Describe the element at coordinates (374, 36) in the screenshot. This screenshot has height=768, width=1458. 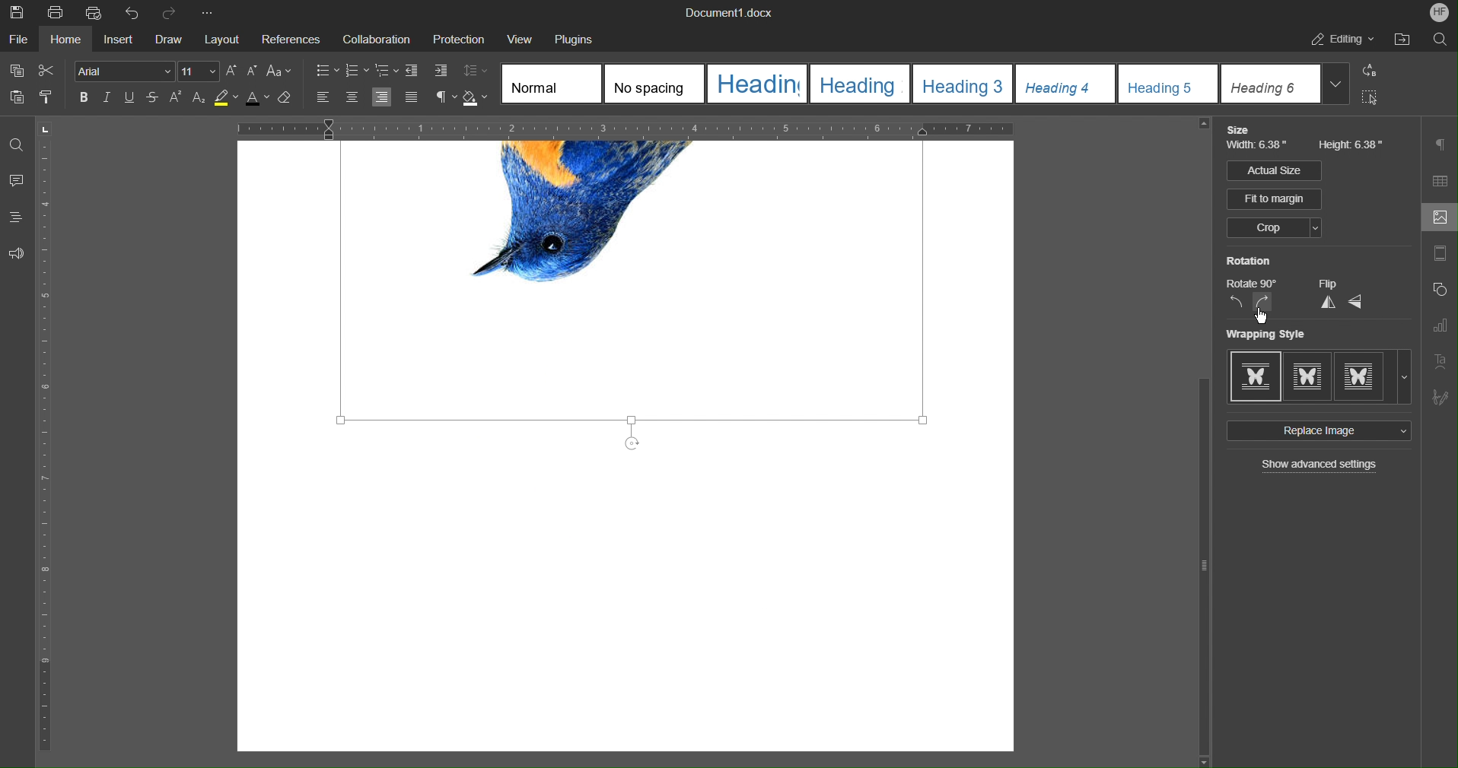
I see `Collaboration` at that location.